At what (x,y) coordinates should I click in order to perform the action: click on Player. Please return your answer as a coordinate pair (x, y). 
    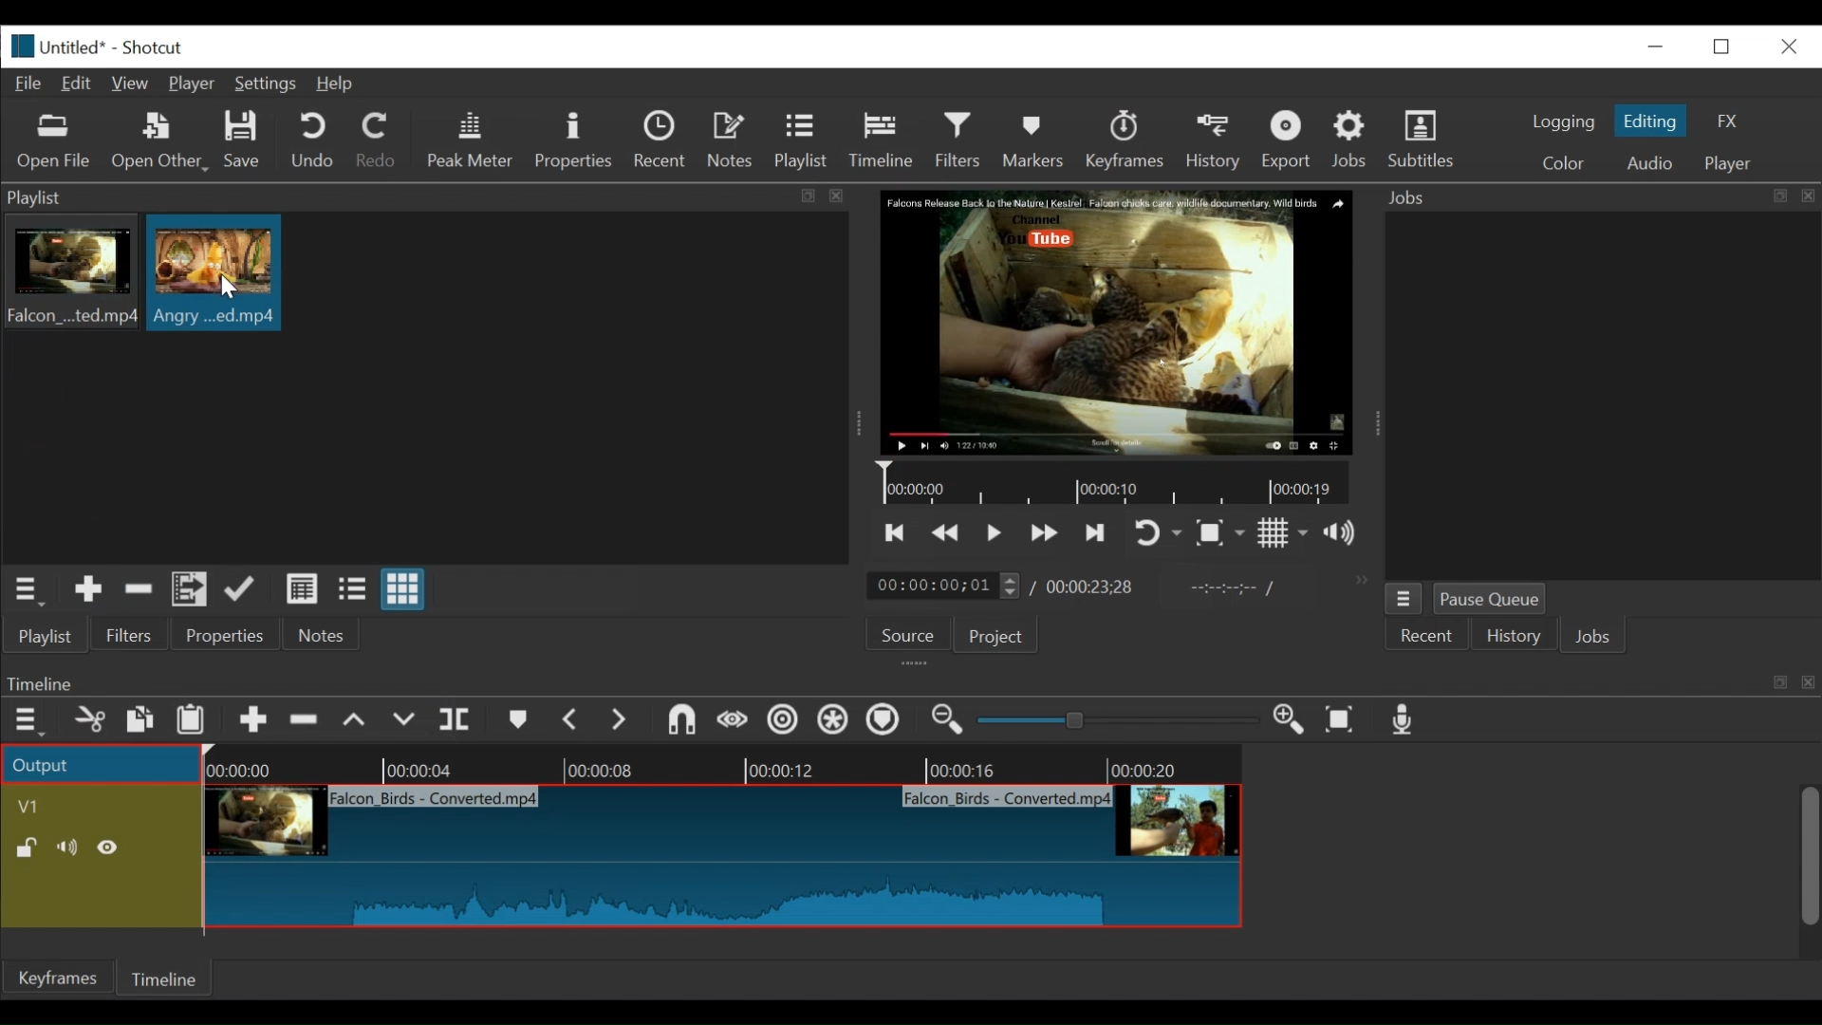
    Looking at the image, I should click on (196, 85).